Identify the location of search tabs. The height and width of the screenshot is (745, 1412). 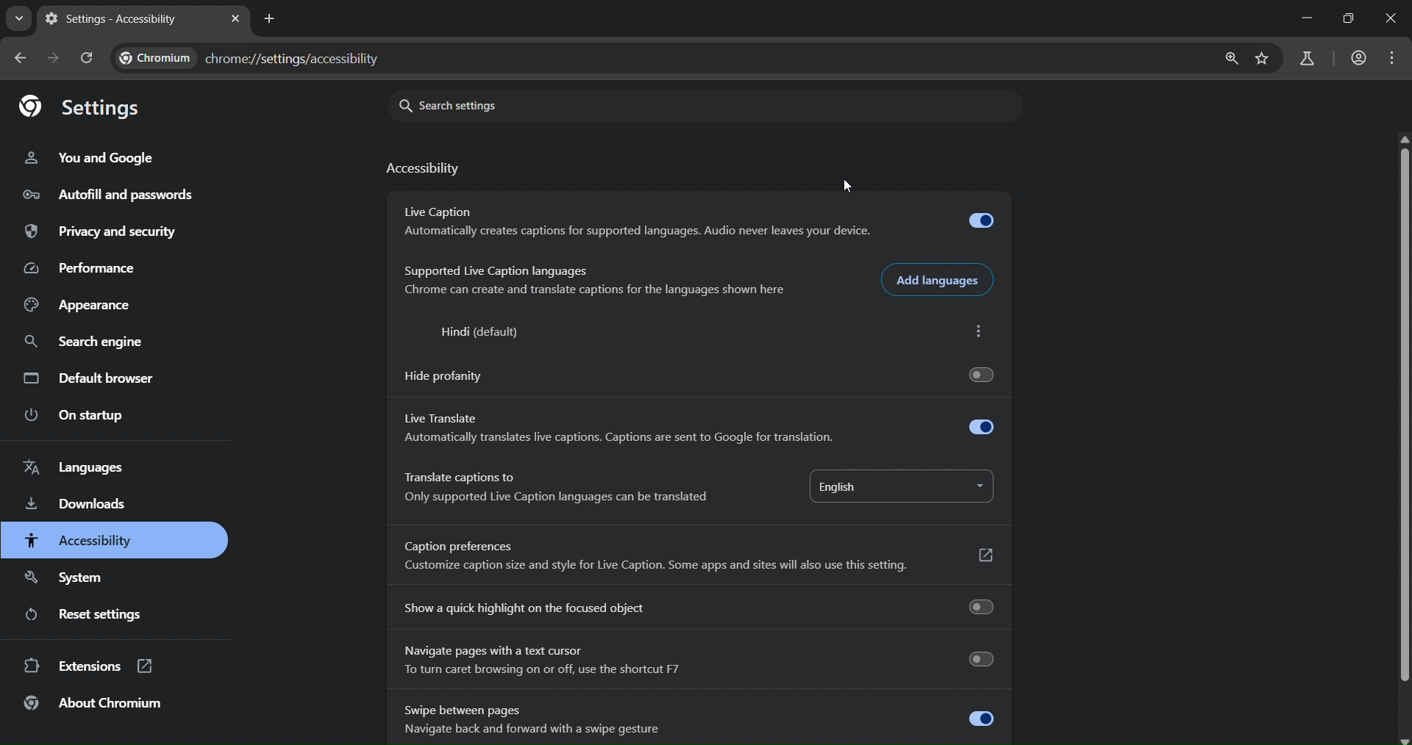
(16, 21).